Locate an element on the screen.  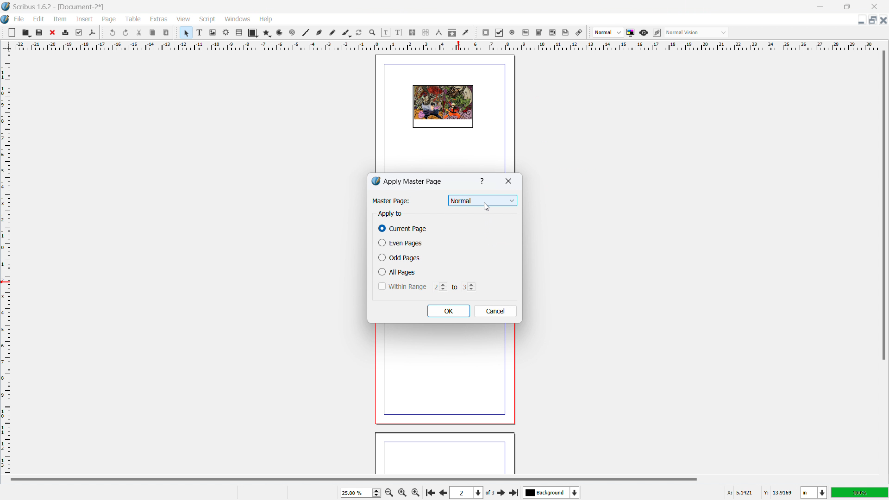
script is located at coordinates (208, 19).